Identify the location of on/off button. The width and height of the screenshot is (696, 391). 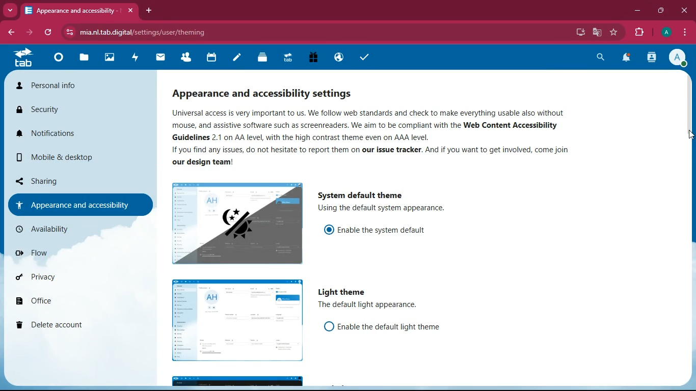
(327, 229).